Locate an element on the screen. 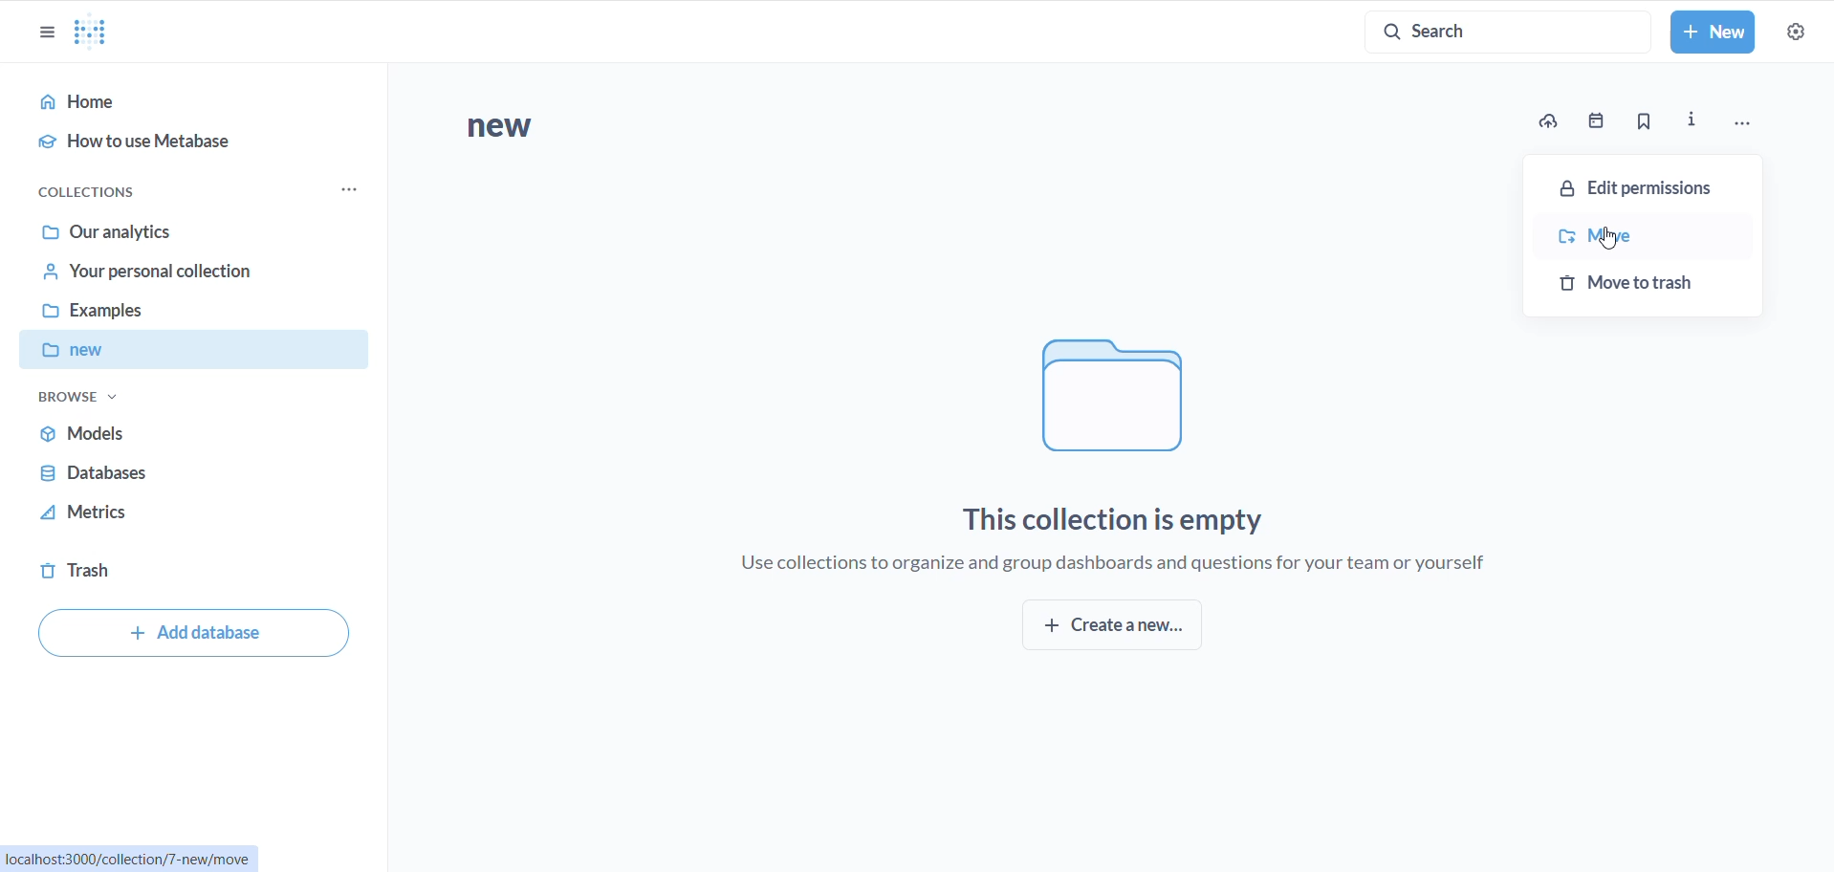 The width and height of the screenshot is (1834, 872). more options is located at coordinates (1752, 124).